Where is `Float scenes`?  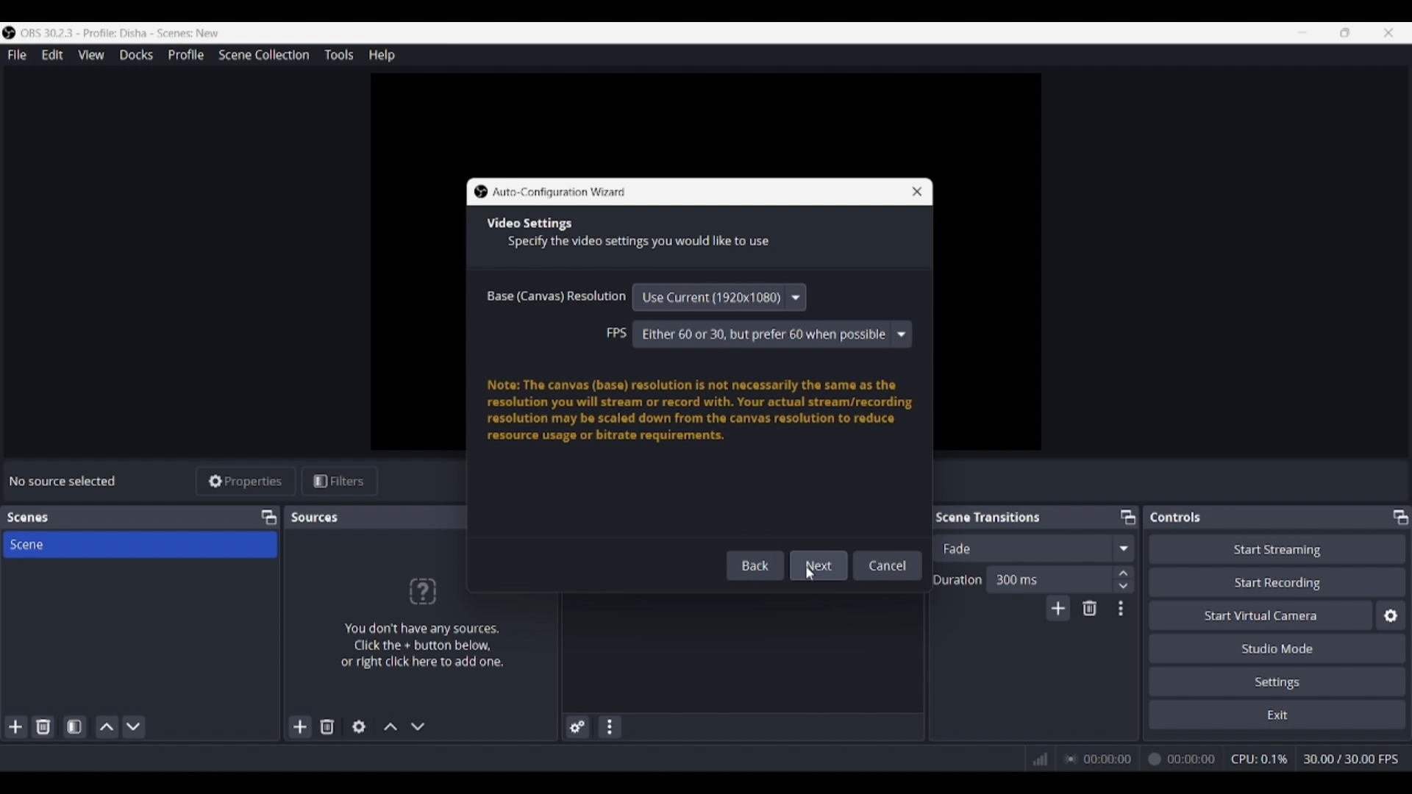
Float scenes is located at coordinates (268, 518).